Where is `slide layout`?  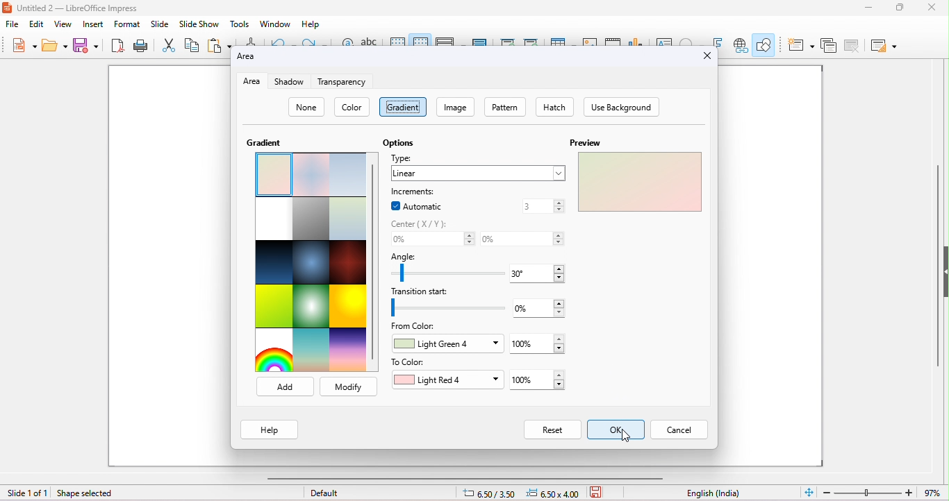 slide layout is located at coordinates (885, 46).